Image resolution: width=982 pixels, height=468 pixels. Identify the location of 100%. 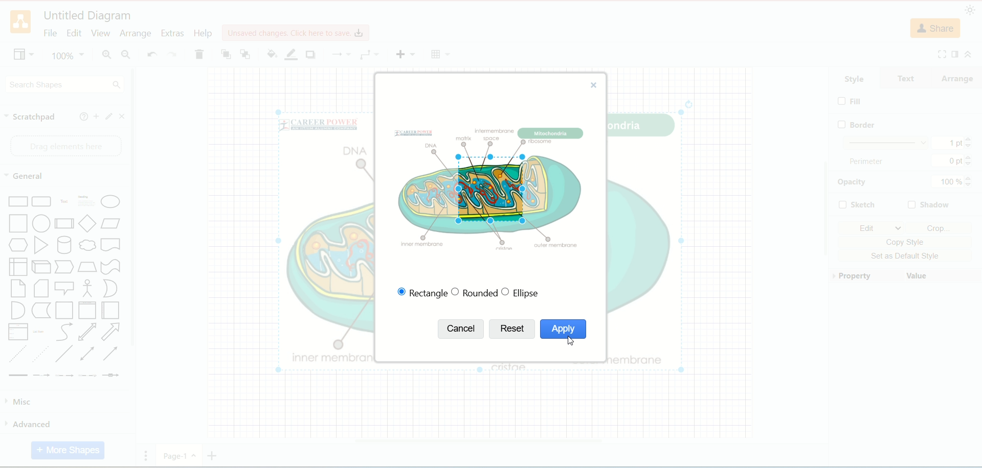
(69, 56).